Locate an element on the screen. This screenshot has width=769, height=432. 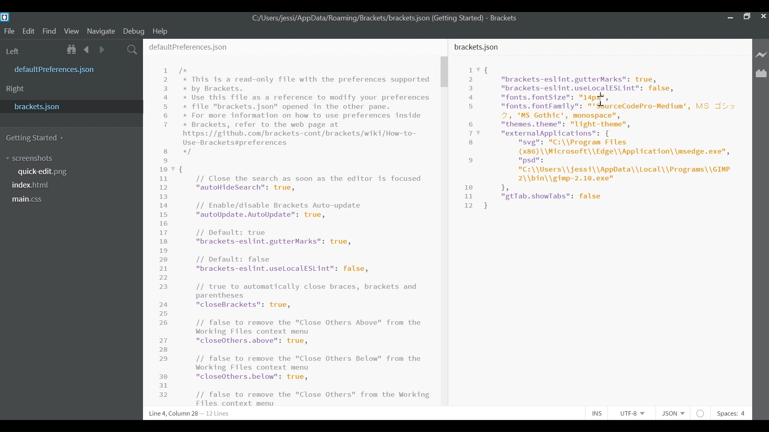
screenshot is located at coordinates (40, 159).